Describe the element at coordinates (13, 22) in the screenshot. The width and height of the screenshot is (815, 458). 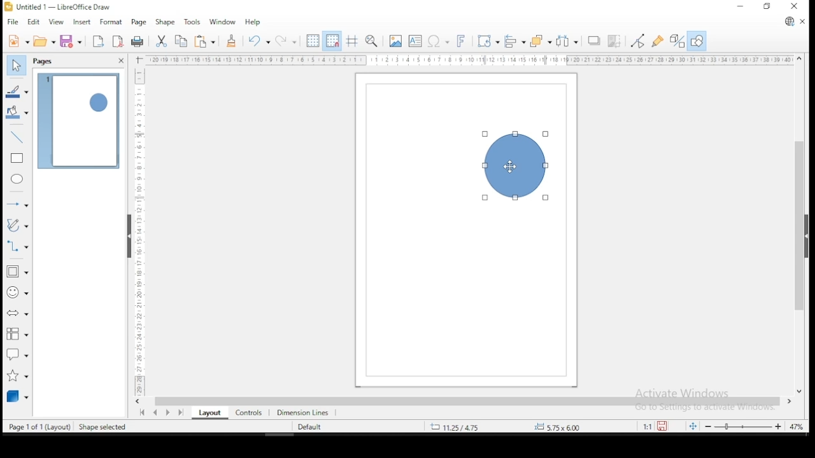
I see `file` at that location.